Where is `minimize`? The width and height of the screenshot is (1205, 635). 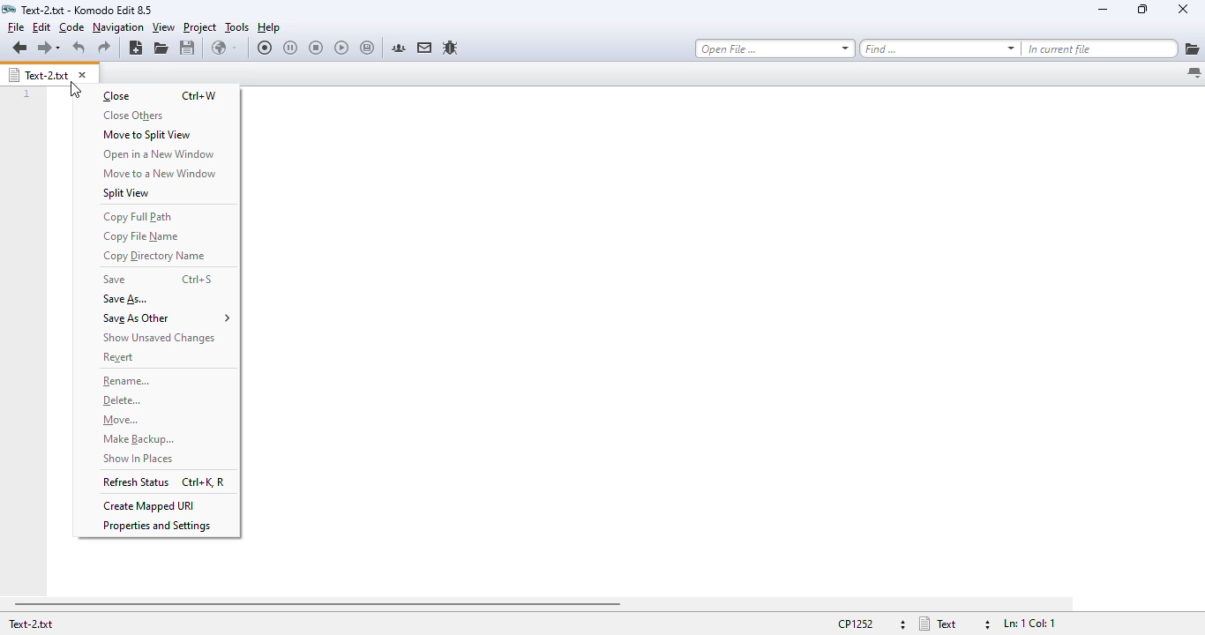
minimize is located at coordinates (1103, 10).